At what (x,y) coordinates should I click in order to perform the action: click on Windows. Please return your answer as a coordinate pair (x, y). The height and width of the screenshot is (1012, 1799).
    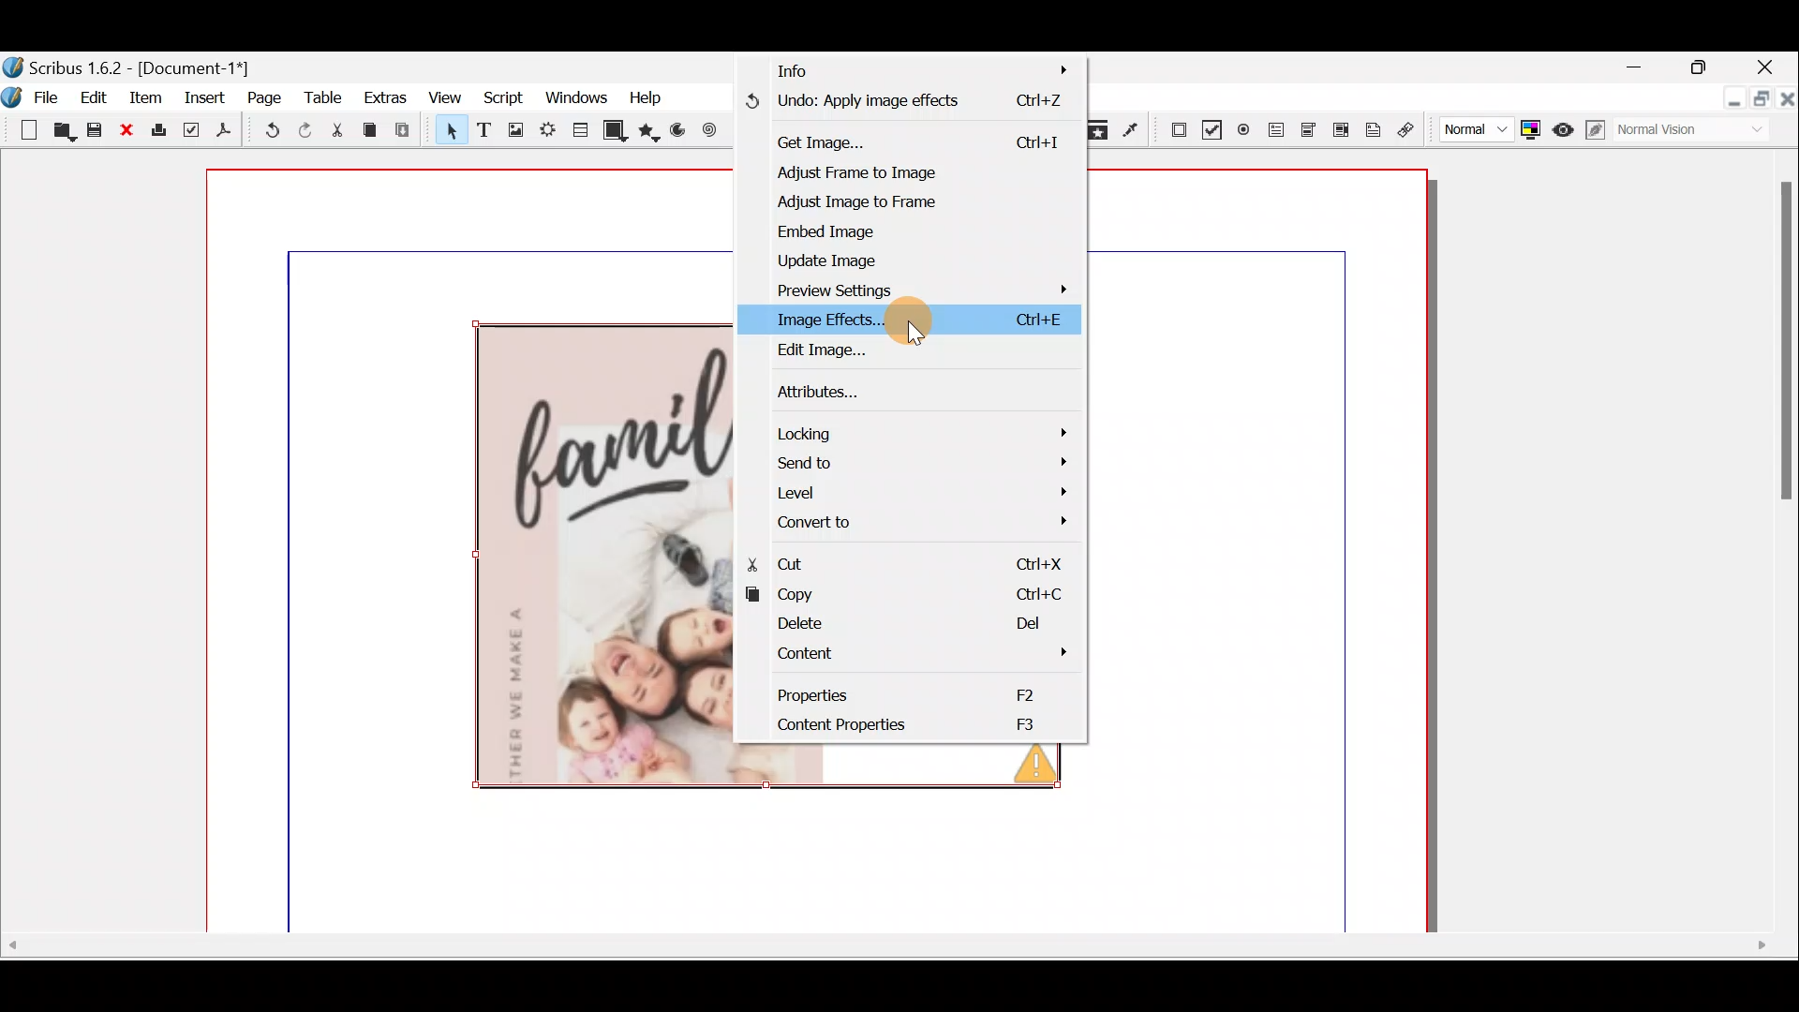
    Looking at the image, I should click on (578, 97).